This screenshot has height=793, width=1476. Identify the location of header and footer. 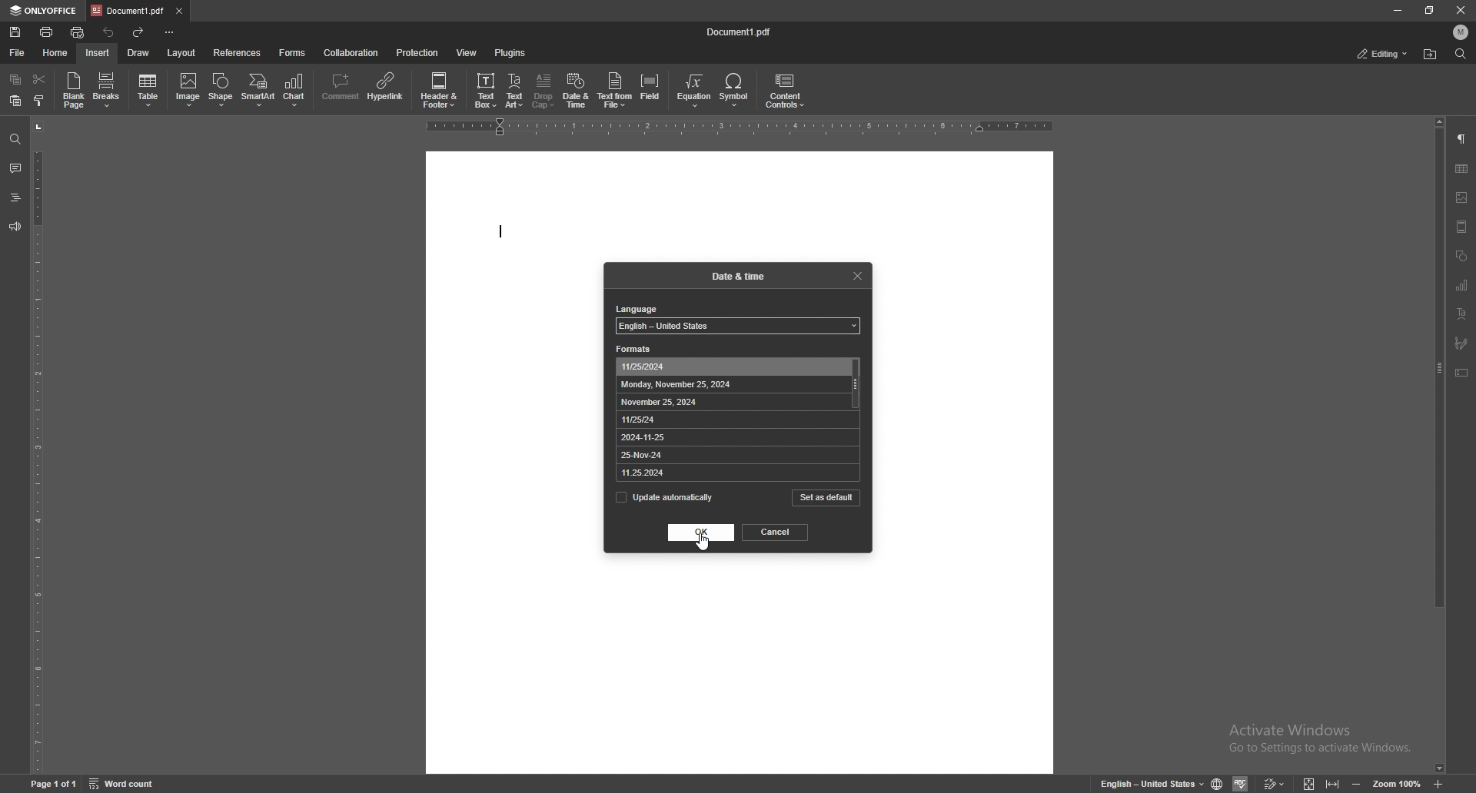
(441, 91).